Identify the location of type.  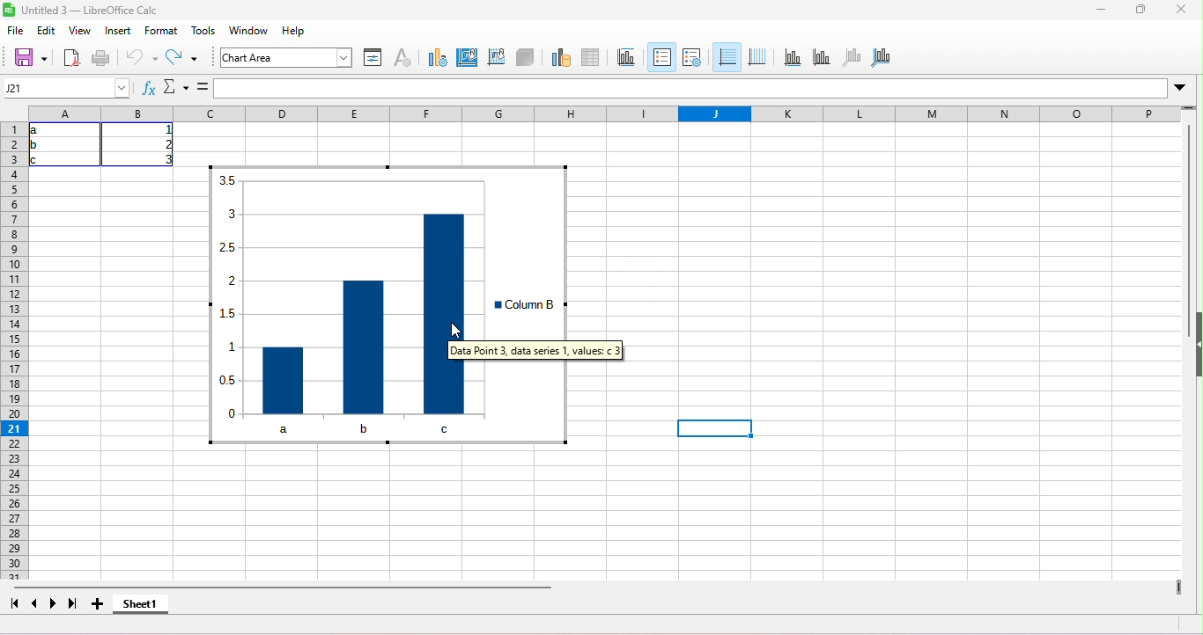
(439, 61).